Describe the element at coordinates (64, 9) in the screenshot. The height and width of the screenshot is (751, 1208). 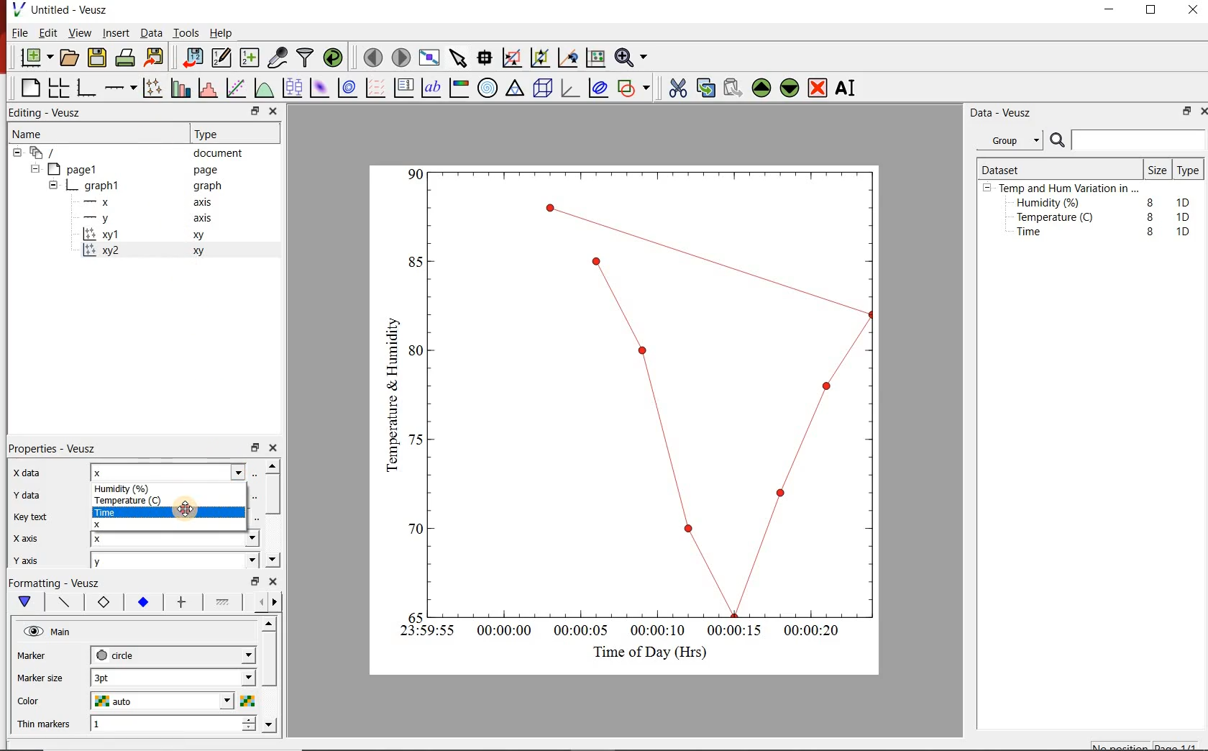
I see `Untitled - Veusz` at that location.